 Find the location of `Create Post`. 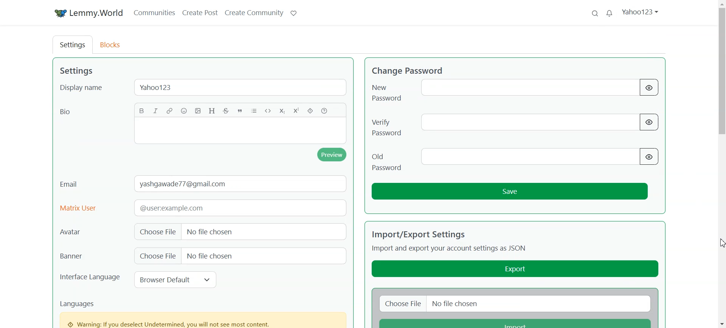

Create Post is located at coordinates (201, 12).